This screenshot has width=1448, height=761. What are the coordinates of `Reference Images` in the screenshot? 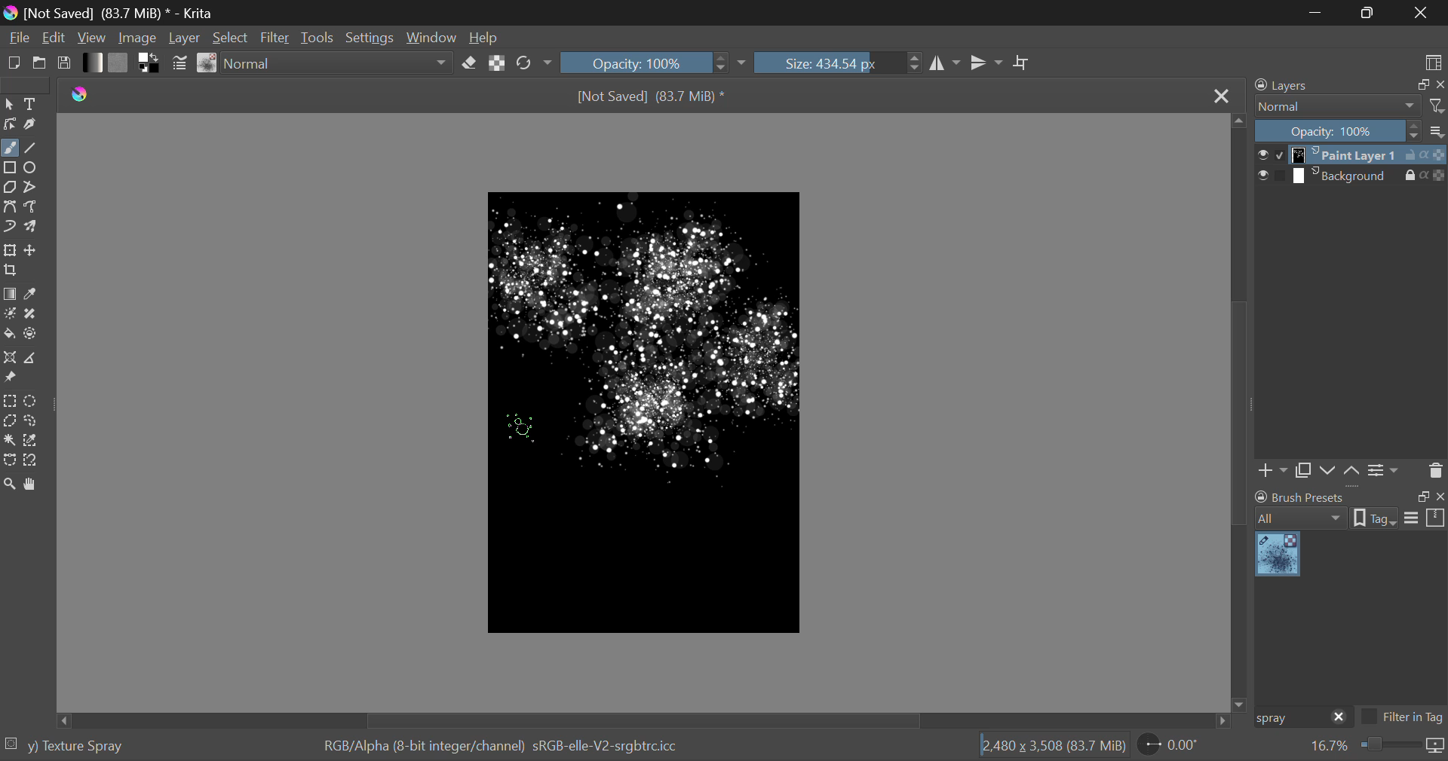 It's located at (9, 377).